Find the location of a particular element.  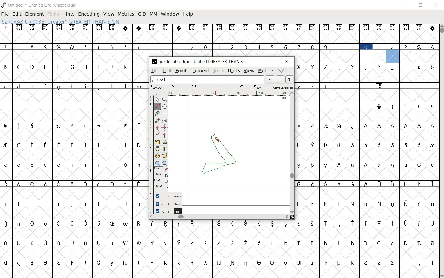

file is located at coordinates (5, 14).